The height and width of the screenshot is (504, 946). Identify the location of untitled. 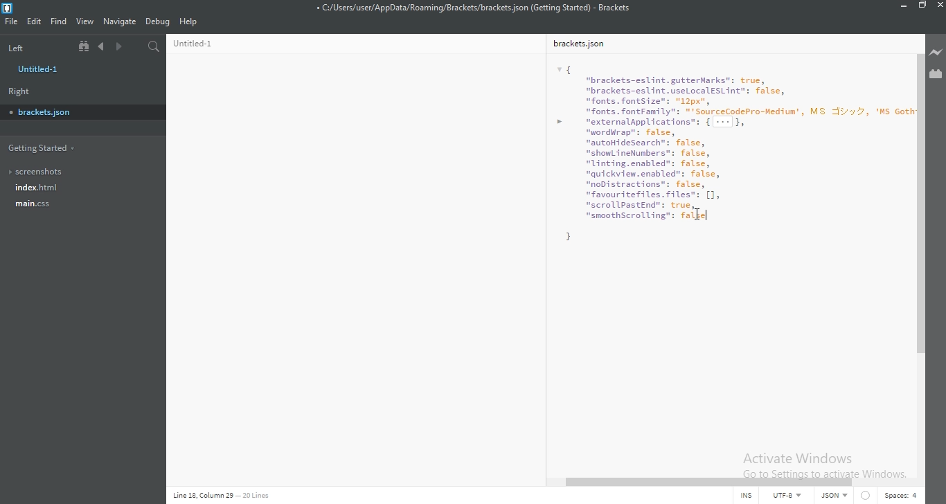
(41, 69).